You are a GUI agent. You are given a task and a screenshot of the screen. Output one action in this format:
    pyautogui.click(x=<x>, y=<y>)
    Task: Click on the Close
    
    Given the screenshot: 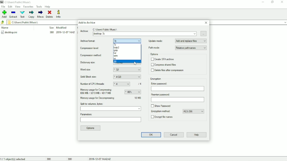 What is the action you would take?
    pyautogui.click(x=206, y=23)
    